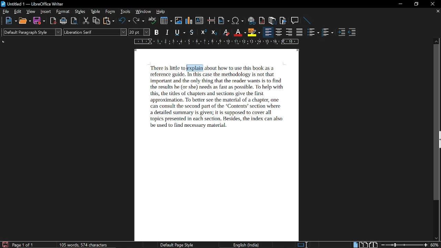 Image resolution: width=441 pixels, height=248 pixels. What do you see at coordinates (438, 123) in the screenshot?
I see `vertical scrollbar` at bounding box center [438, 123].